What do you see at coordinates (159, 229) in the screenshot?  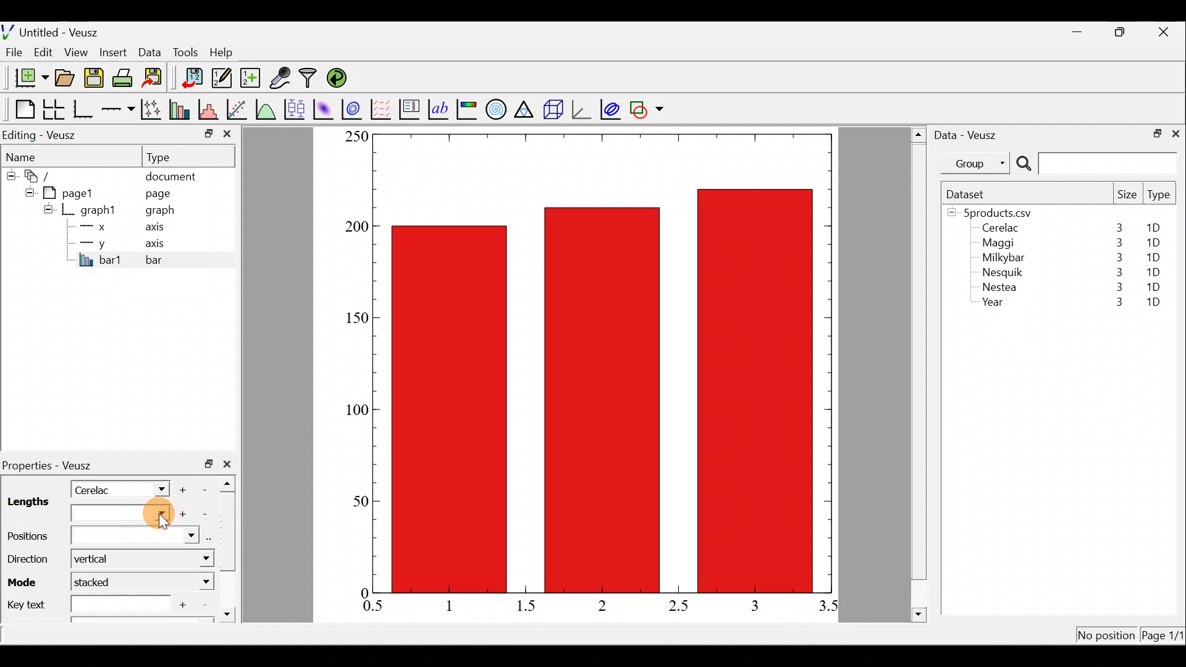 I see `axis` at bounding box center [159, 229].